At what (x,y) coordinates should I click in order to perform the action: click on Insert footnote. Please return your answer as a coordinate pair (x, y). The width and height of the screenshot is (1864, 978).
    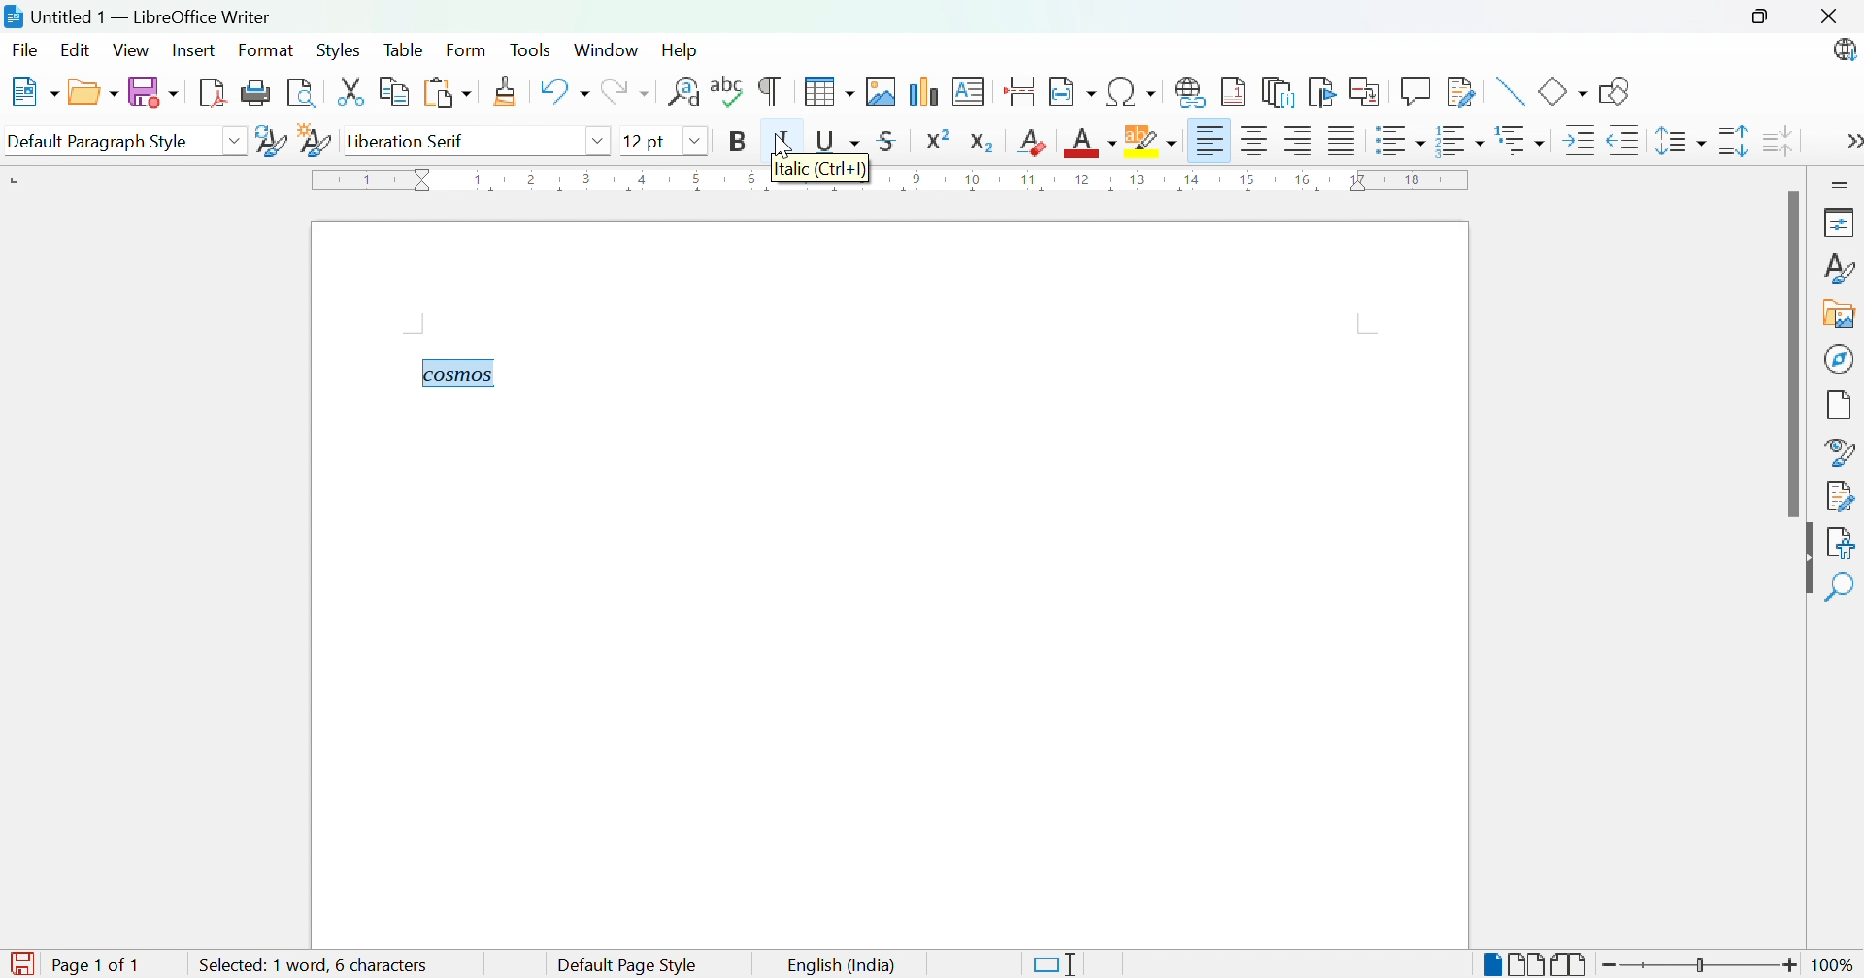
    Looking at the image, I should click on (1235, 90).